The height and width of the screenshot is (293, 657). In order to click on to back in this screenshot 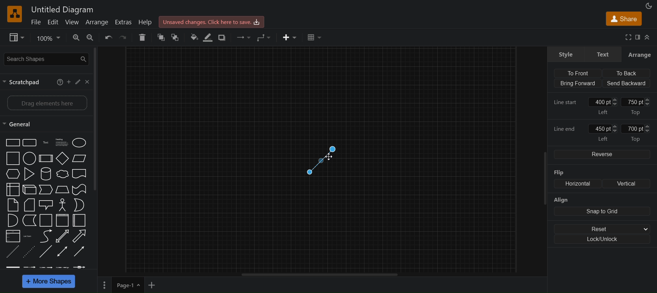, I will do `click(176, 37)`.